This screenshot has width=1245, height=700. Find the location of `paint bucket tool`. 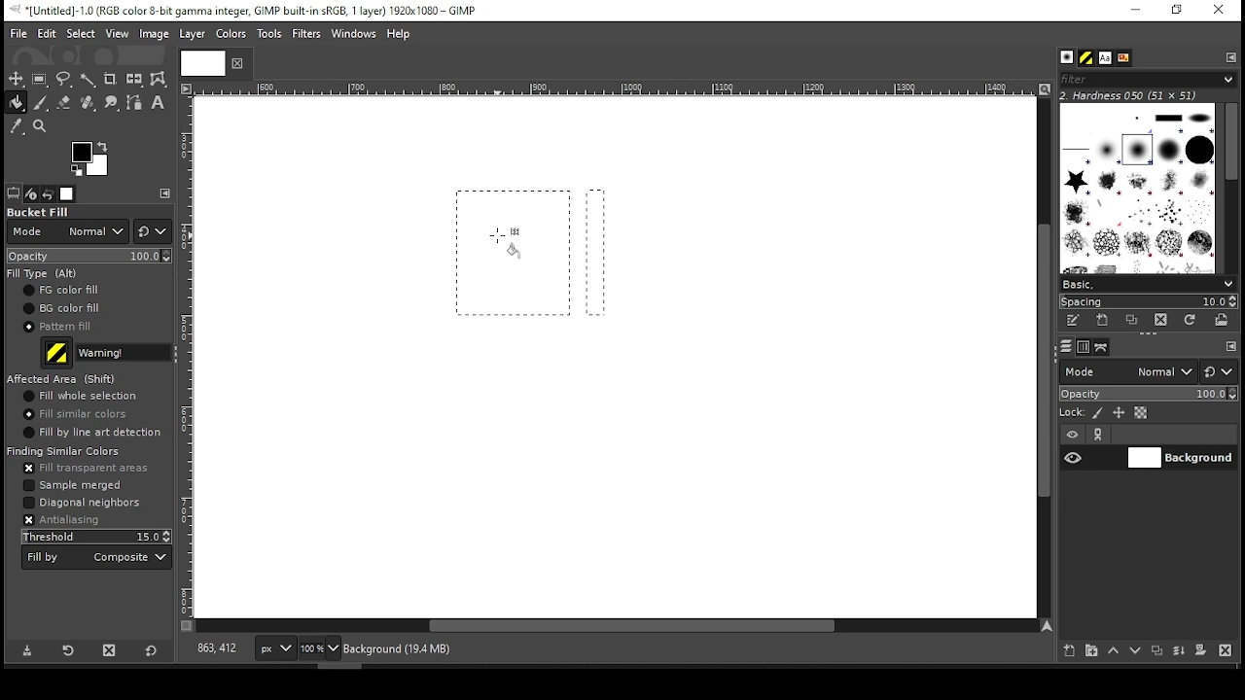

paint bucket tool is located at coordinates (18, 102).